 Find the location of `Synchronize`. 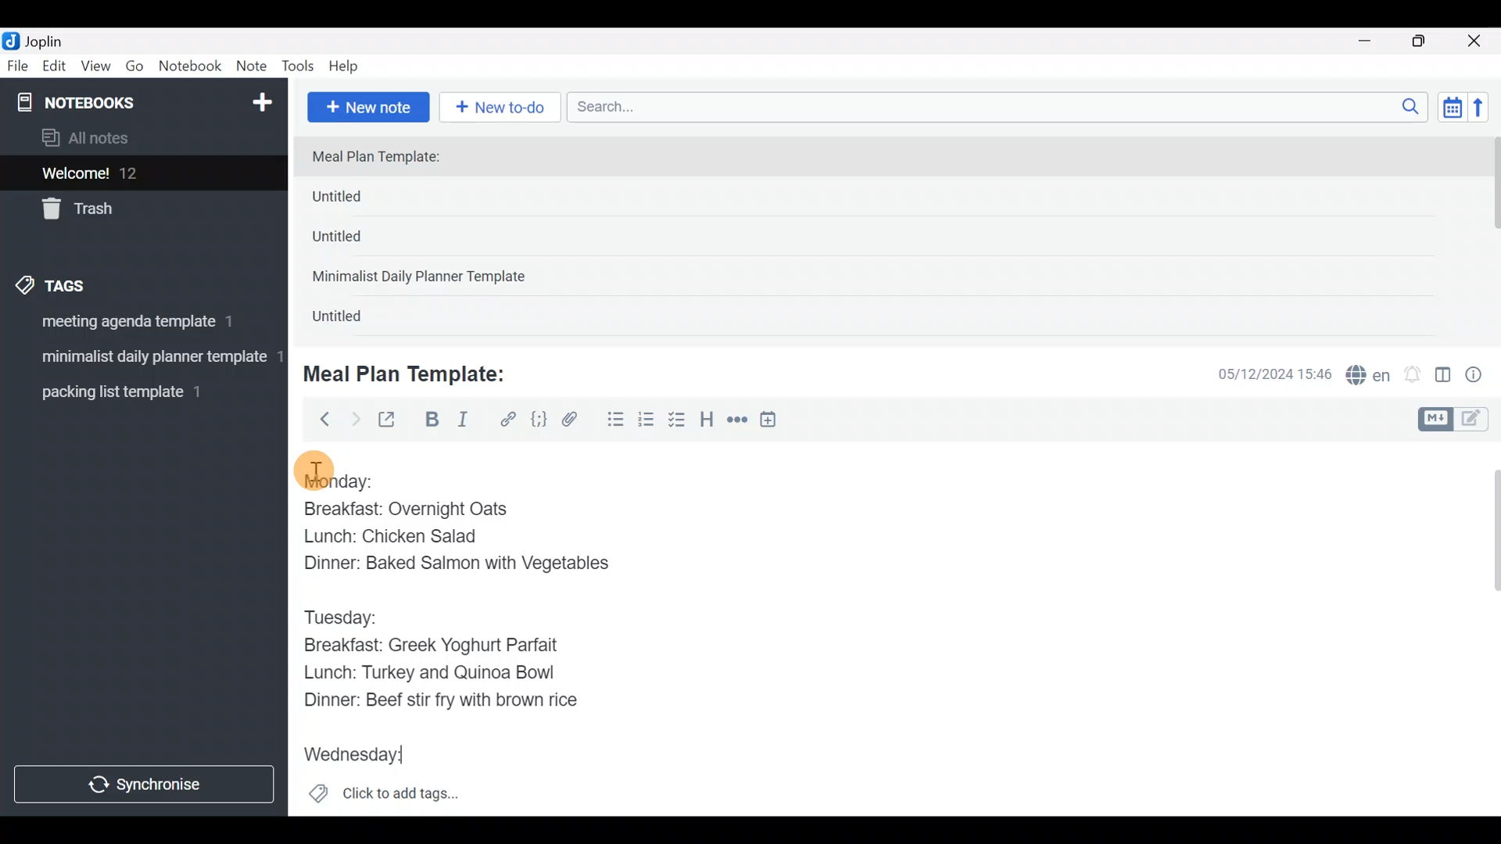

Synchronize is located at coordinates (146, 784).